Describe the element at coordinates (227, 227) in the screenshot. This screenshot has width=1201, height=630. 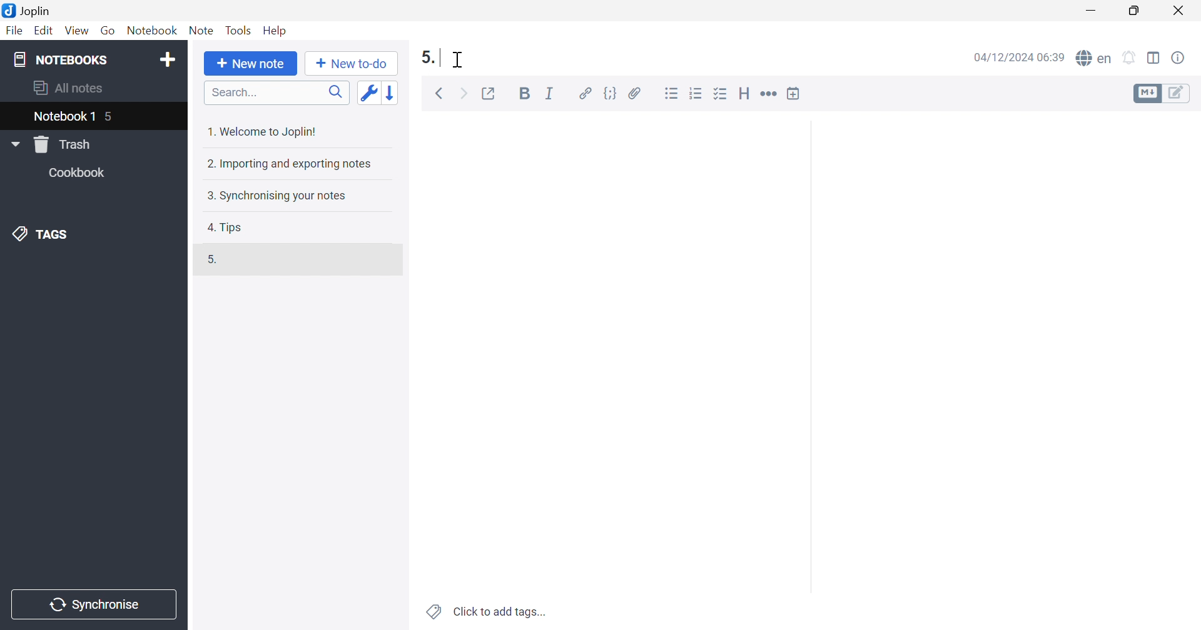
I see `4. Tips` at that location.